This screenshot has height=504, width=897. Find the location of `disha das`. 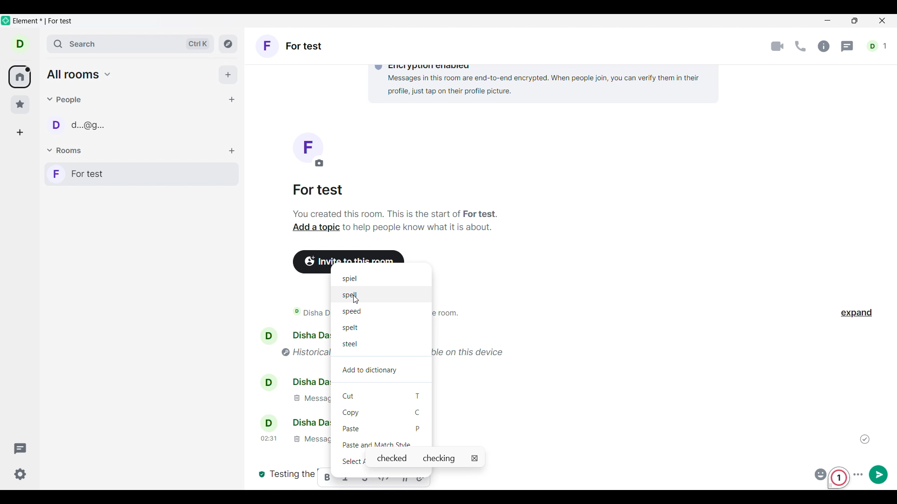

disha das is located at coordinates (294, 335).